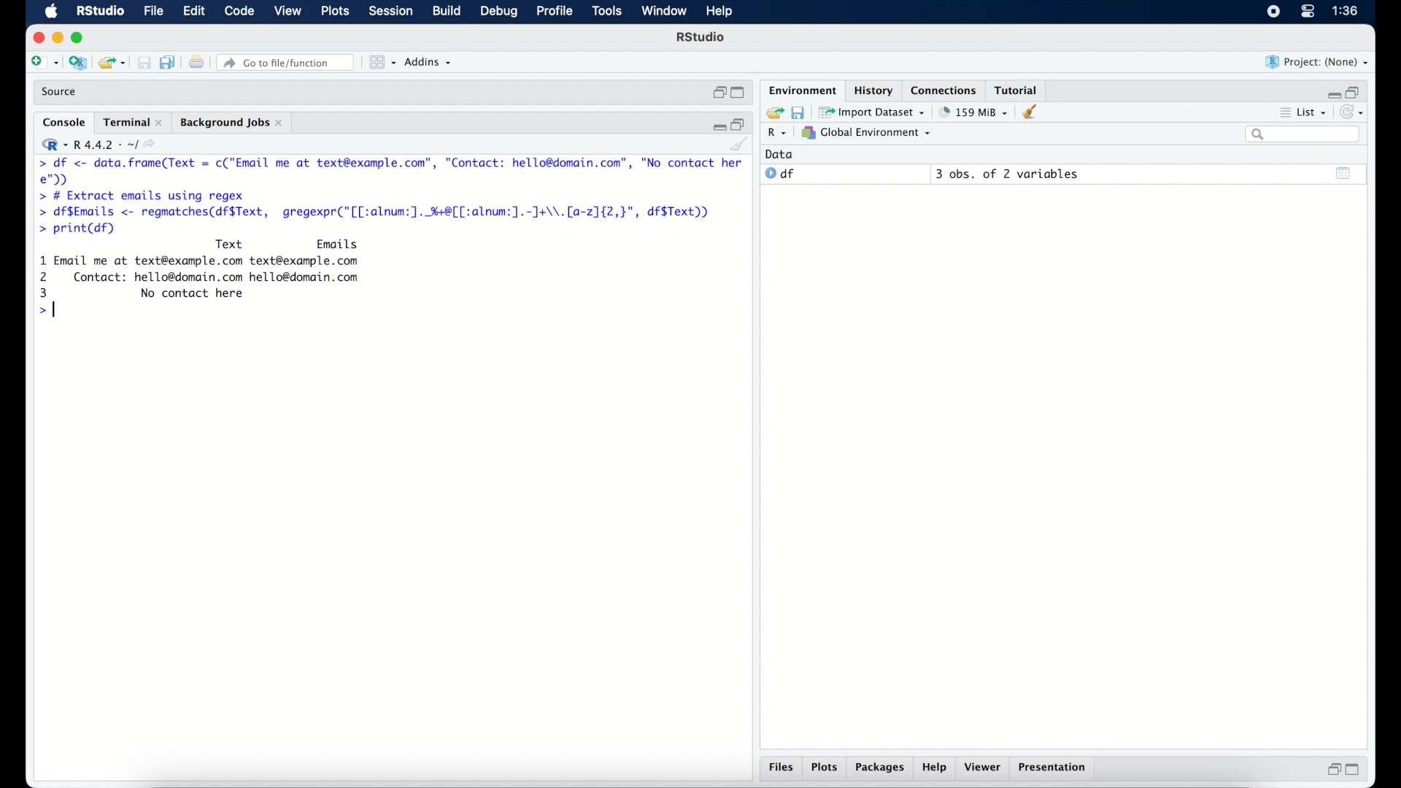 The height and width of the screenshot is (788, 1401). I want to click on file, so click(154, 12).